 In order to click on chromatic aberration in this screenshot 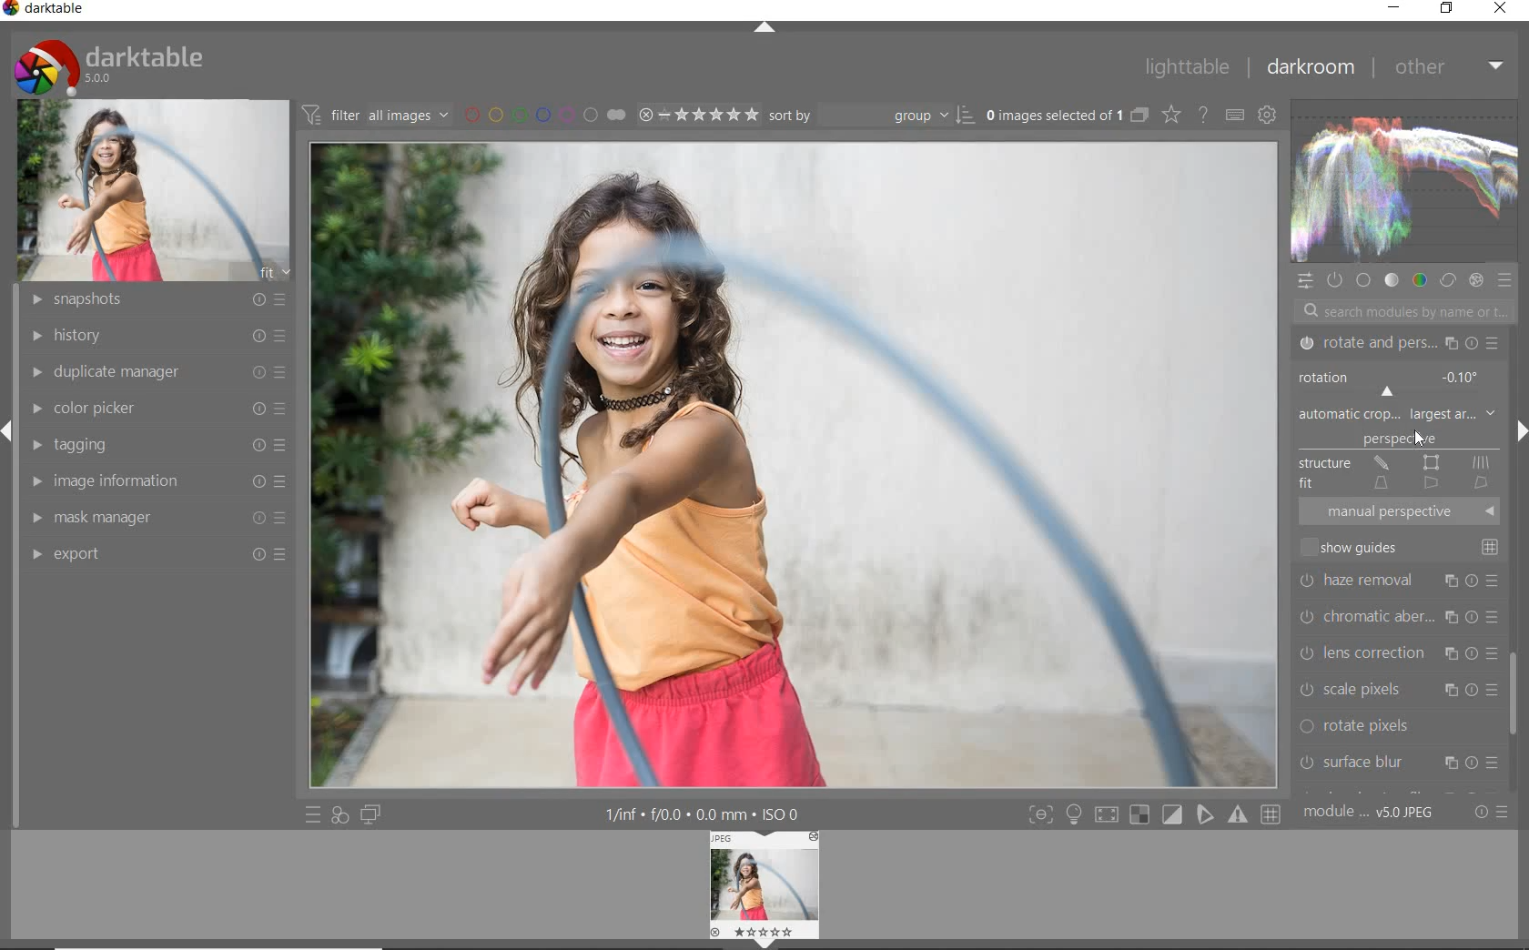, I will do `click(1398, 615)`.